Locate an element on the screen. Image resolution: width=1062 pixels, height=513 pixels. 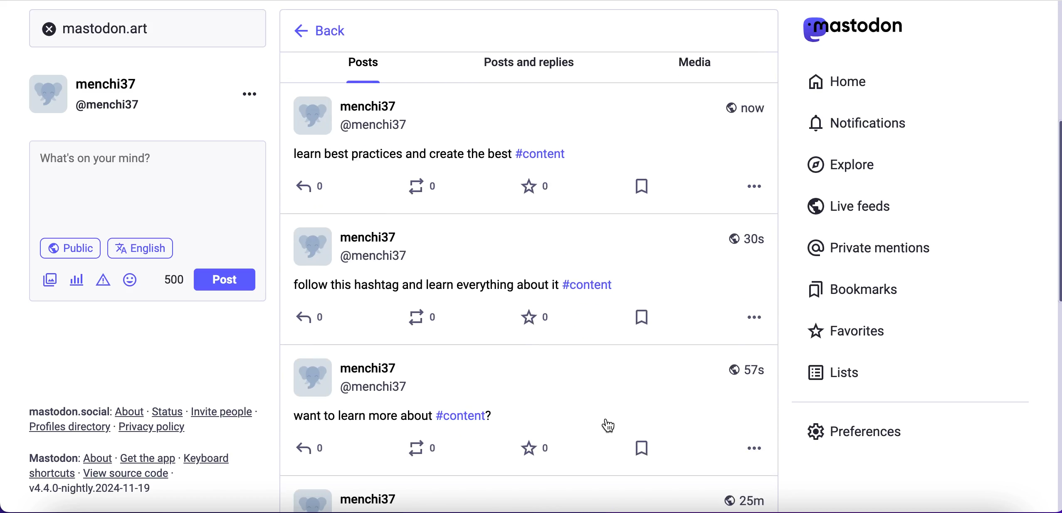
#content is located at coordinates (542, 153).